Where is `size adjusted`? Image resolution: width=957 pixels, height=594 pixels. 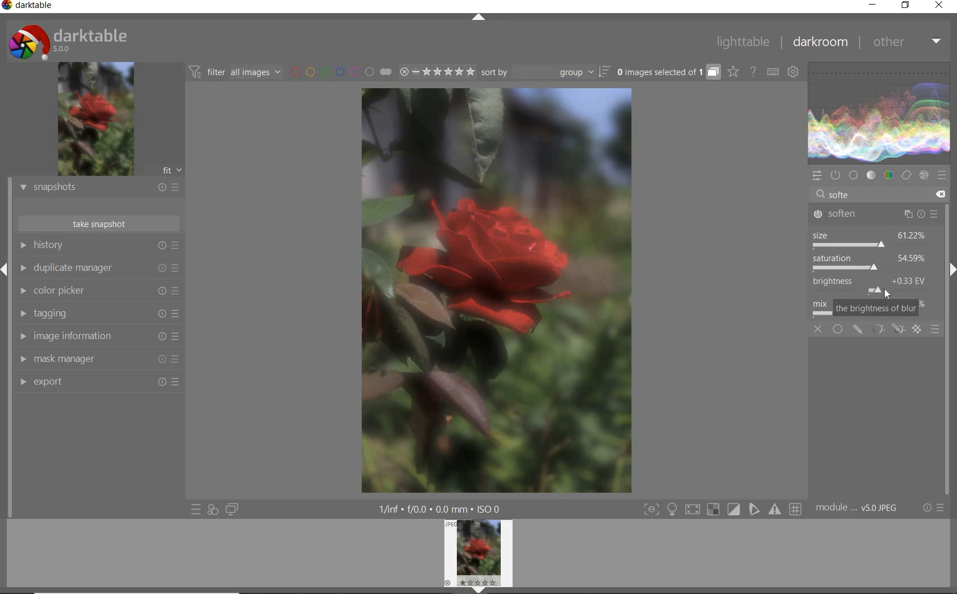 size adjusted is located at coordinates (870, 240).